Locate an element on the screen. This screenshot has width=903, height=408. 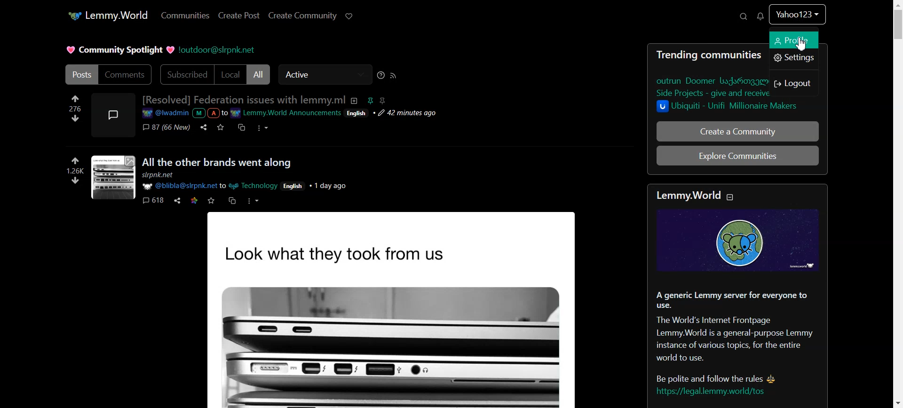
community spotlight is located at coordinates (119, 50).